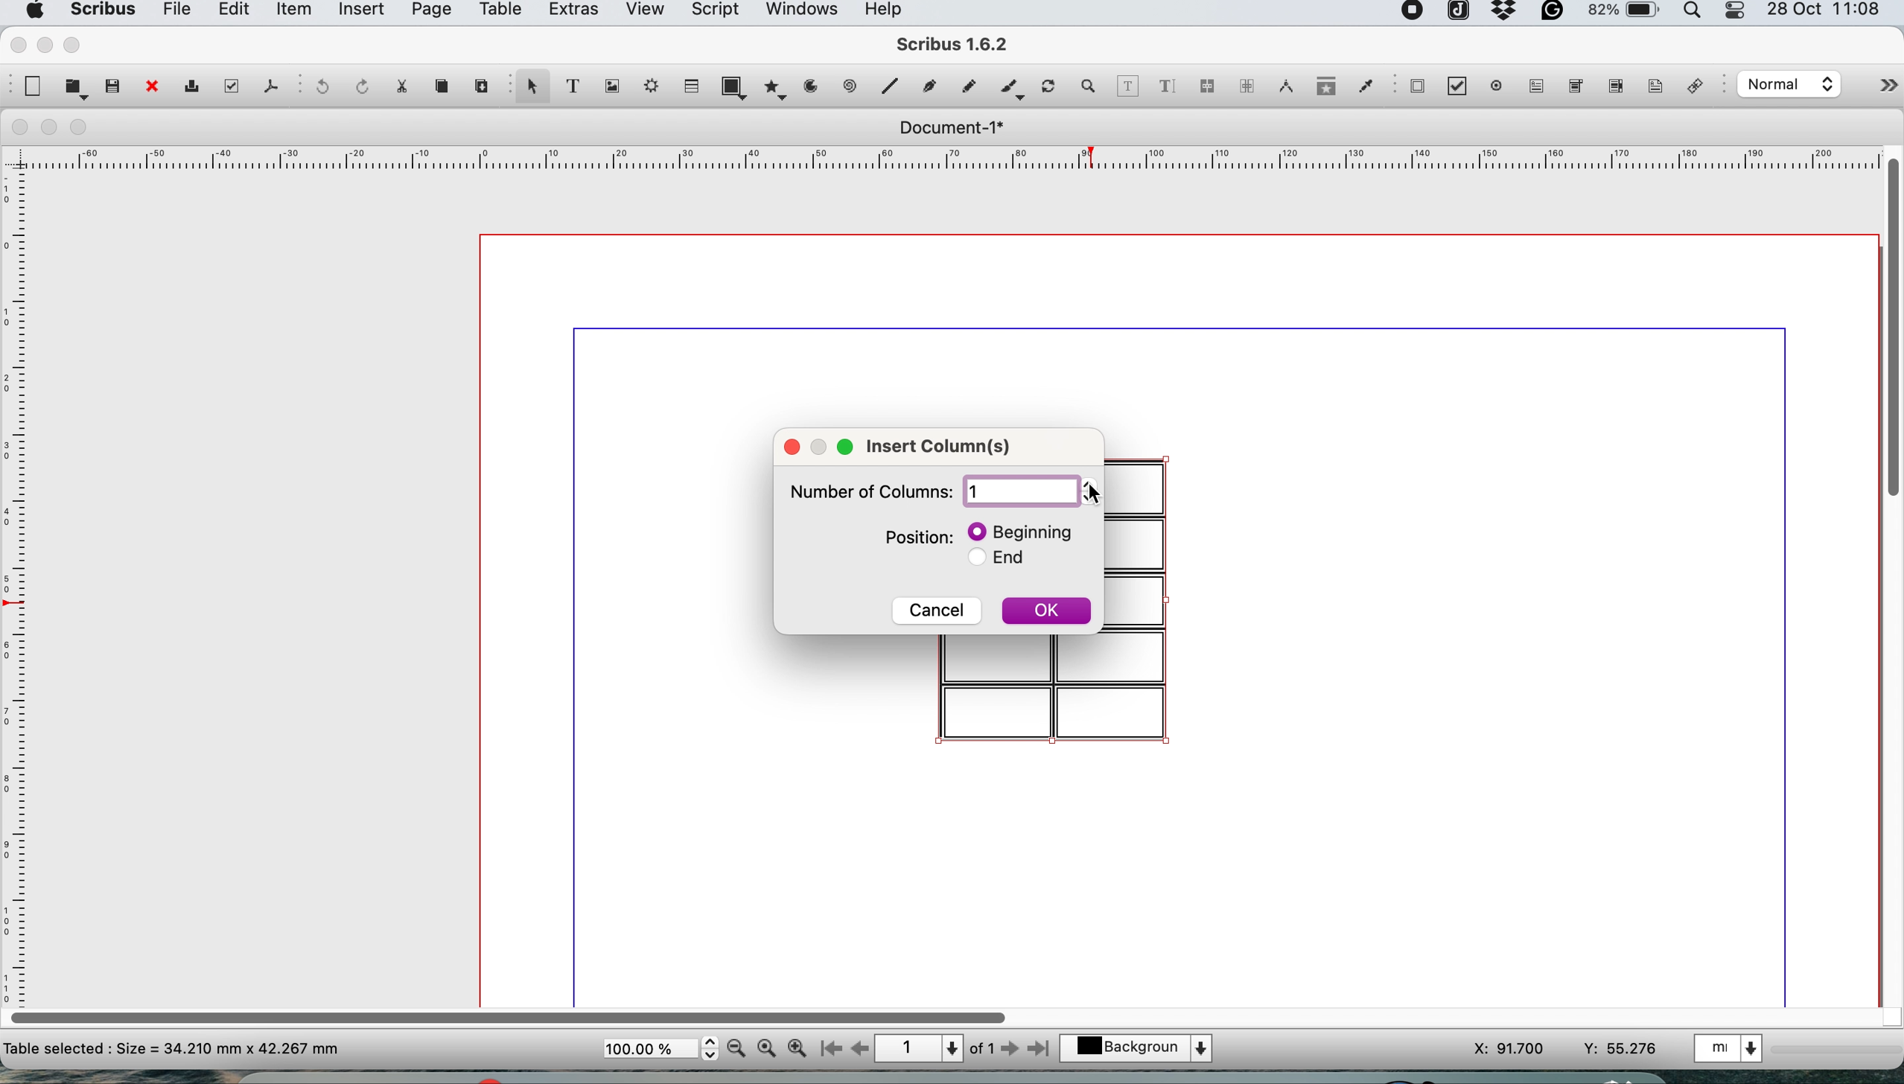  I want to click on unlink text frames, so click(1246, 90).